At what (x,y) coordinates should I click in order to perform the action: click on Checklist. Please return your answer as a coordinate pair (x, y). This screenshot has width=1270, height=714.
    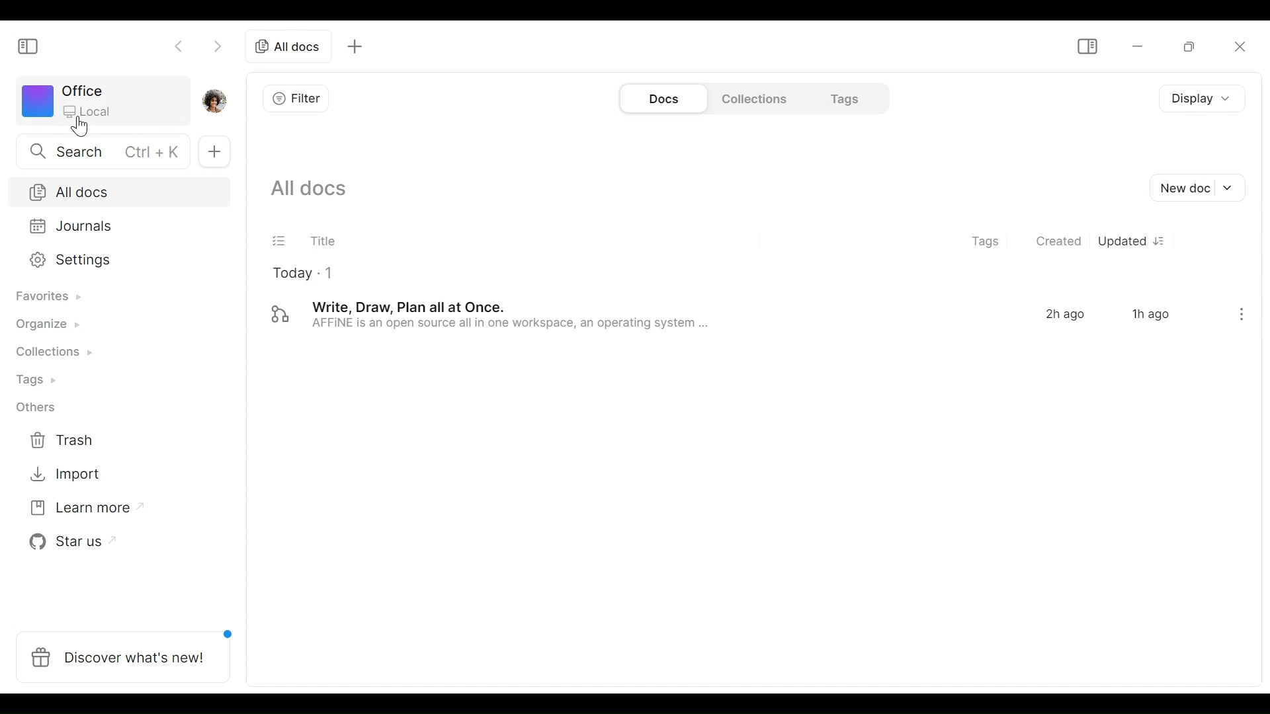
    Looking at the image, I should click on (280, 241).